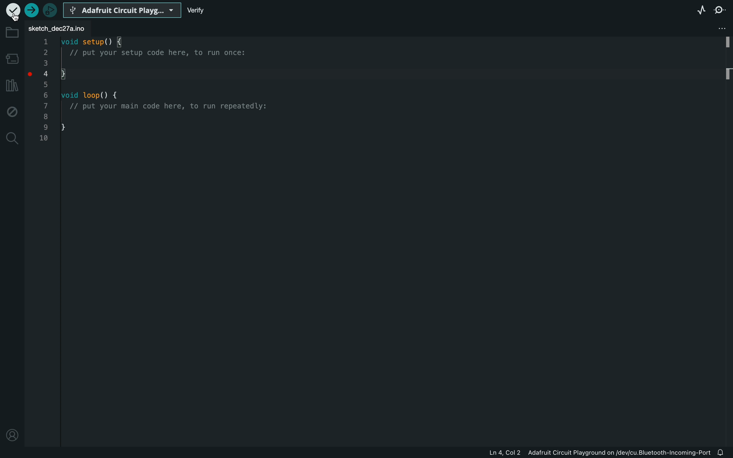  I want to click on debugger, so click(50, 9).